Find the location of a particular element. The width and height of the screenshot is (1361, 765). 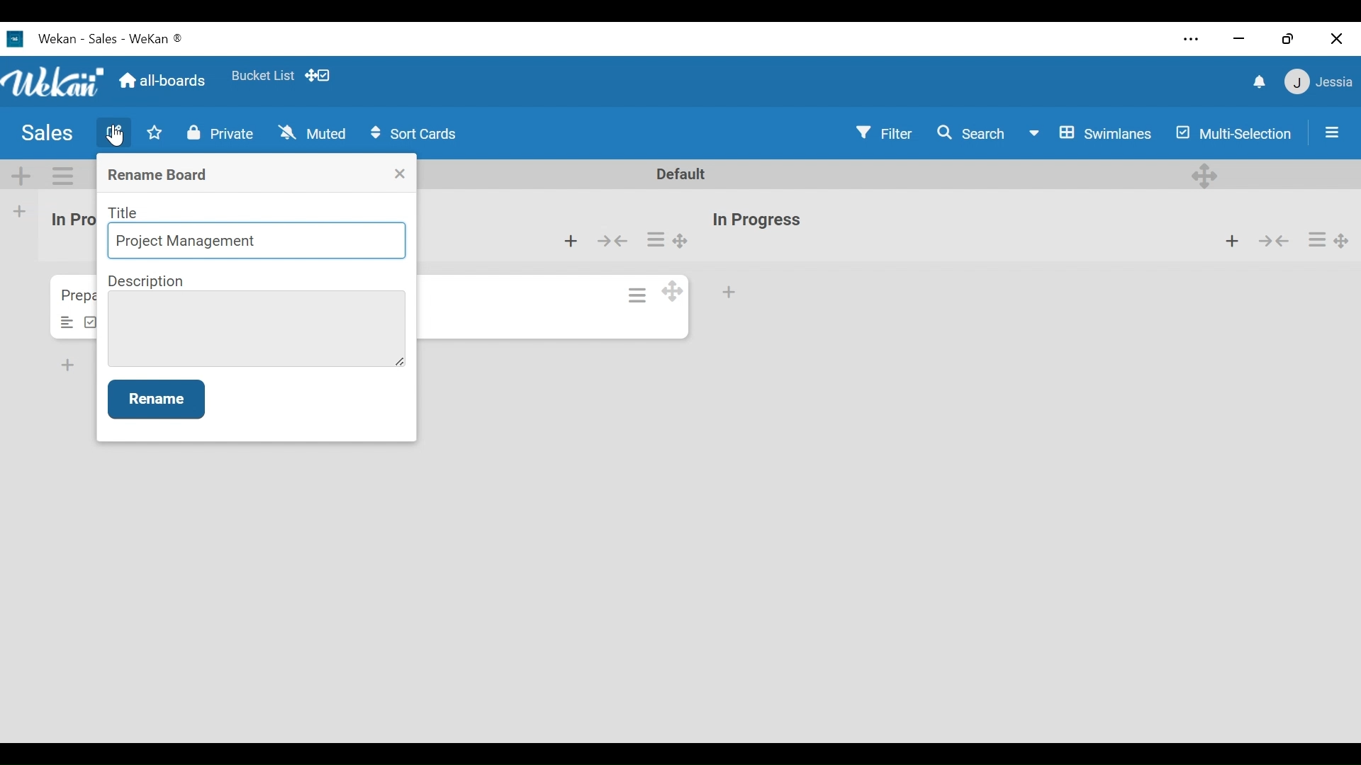

Close is located at coordinates (401, 174).